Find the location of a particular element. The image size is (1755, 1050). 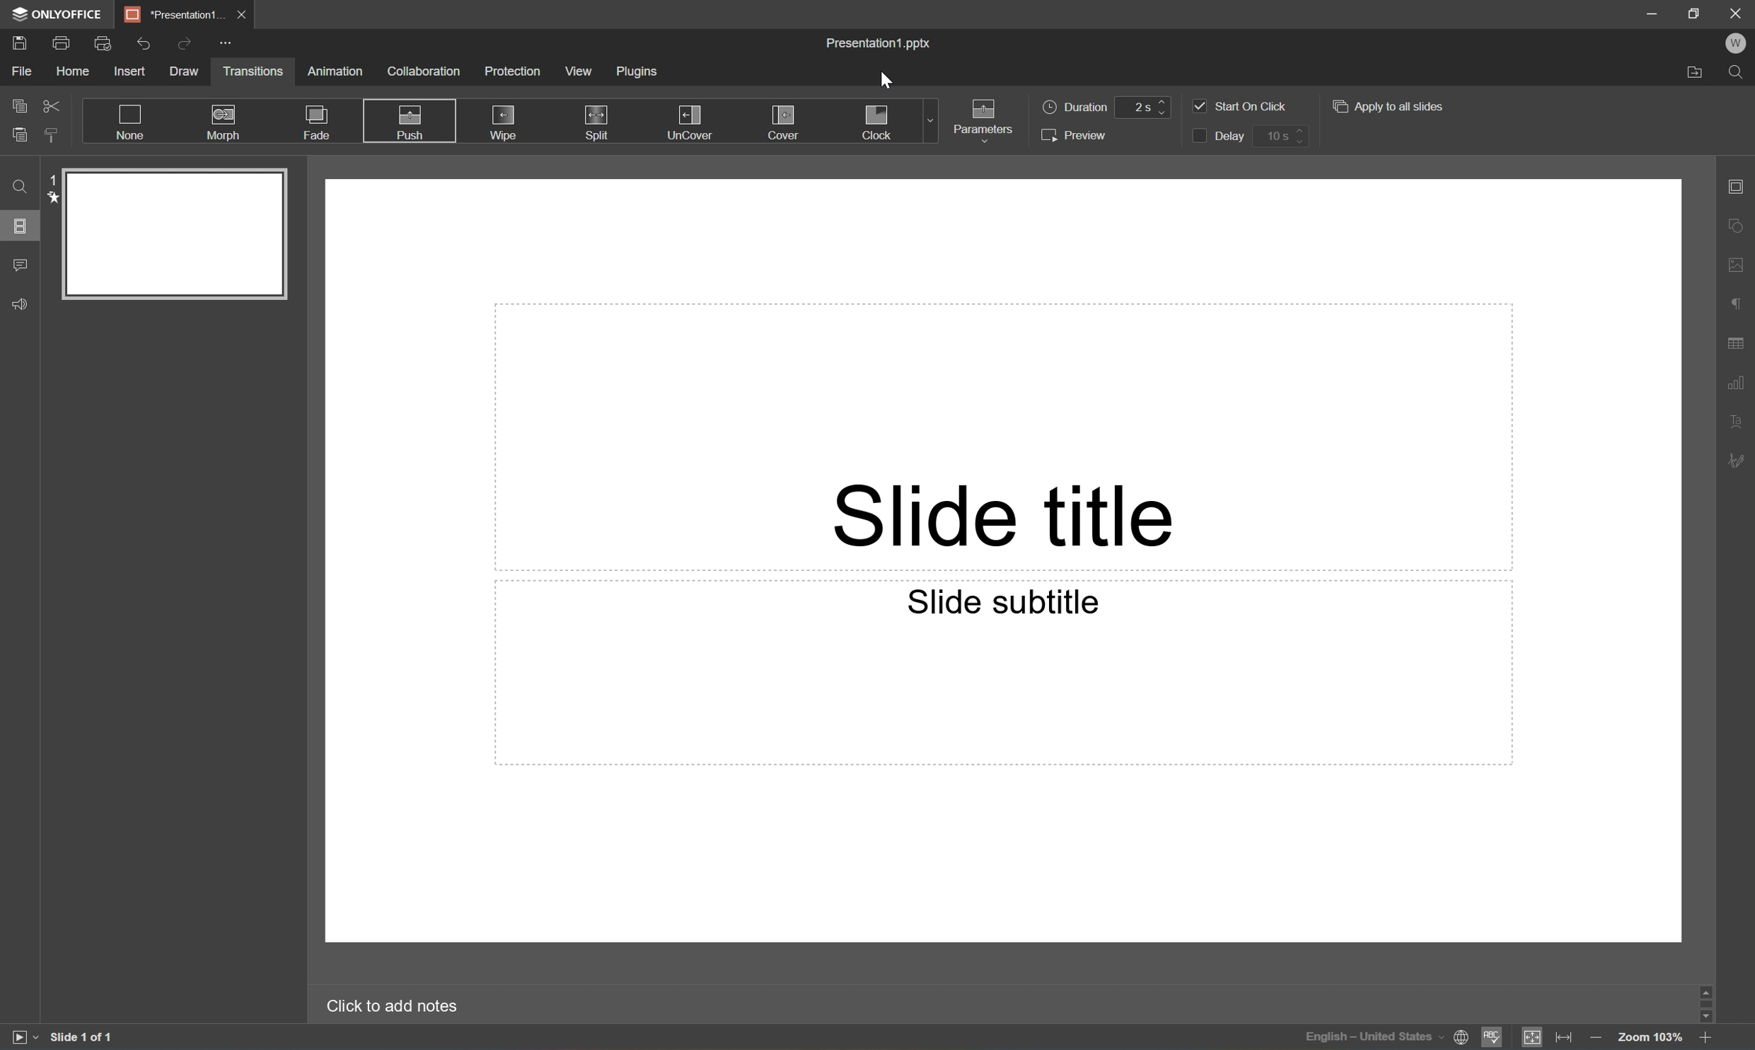

Duration is located at coordinates (1074, 105).